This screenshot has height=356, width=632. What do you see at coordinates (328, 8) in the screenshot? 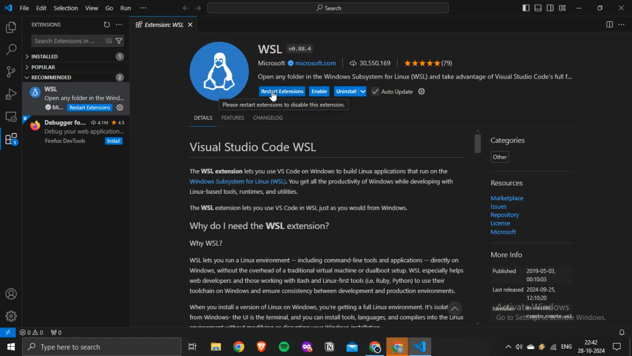
I see `search` at bounding box center [328, 8].